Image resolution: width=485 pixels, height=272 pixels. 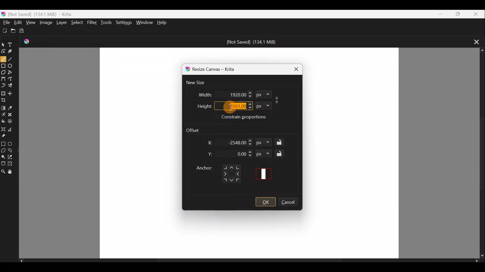 I want to click on Krita Logo, so click(x=29, y=41).